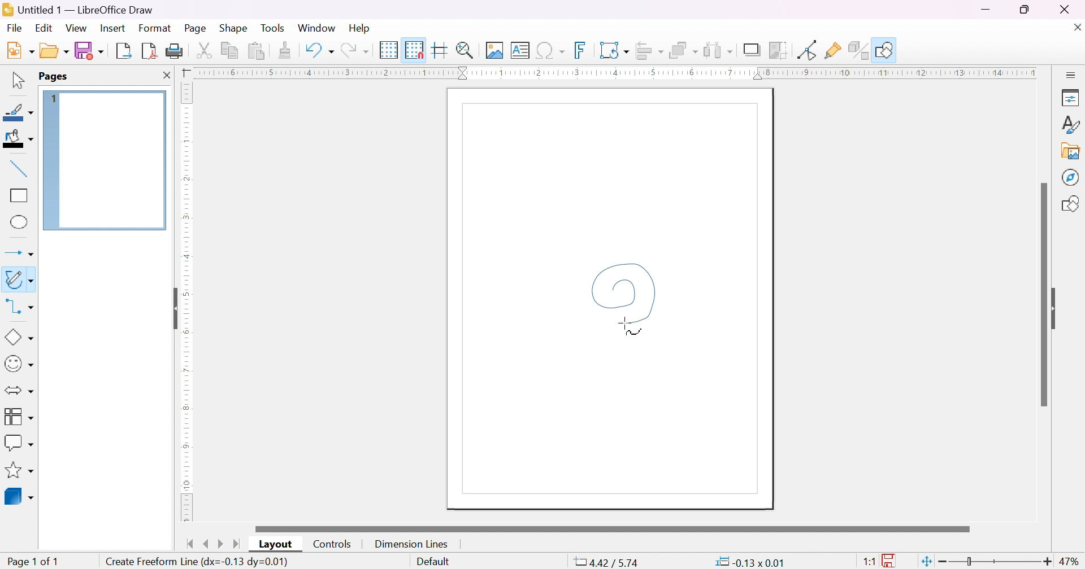 The width and height of the screenshot is (1085, 569). Describe the element at coordinates (80, 10) in the screenshot. I see `application name` at that location.